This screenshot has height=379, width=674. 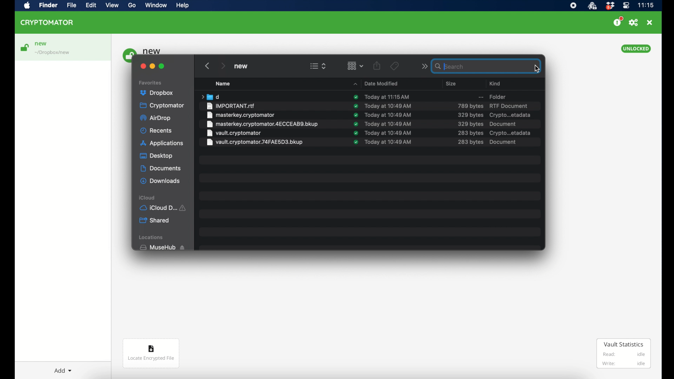 I want to click on cryptomator, so click(x=163, y=105).